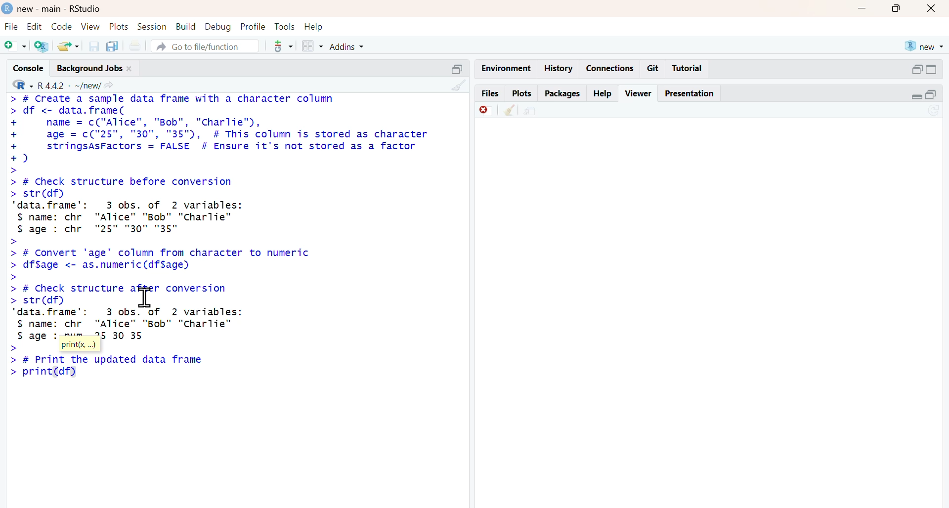 Image resolution: width=949 pixels, height=508 pixels. Describe the element at coordinates (924, 46) in the screenshot. I see `new` at that location.